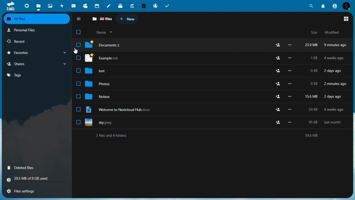  What do you see at coordinates (167, 5) in the screenshot?
I see `tasks` at bounding box center [167, 5].